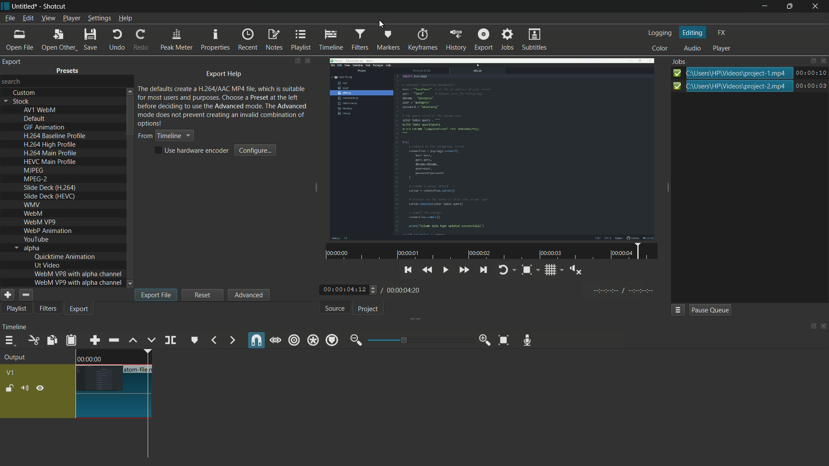  What do you see at coordinates (72, 341) in the screenshot?
I see `paste` at bounding box center [72, 341].